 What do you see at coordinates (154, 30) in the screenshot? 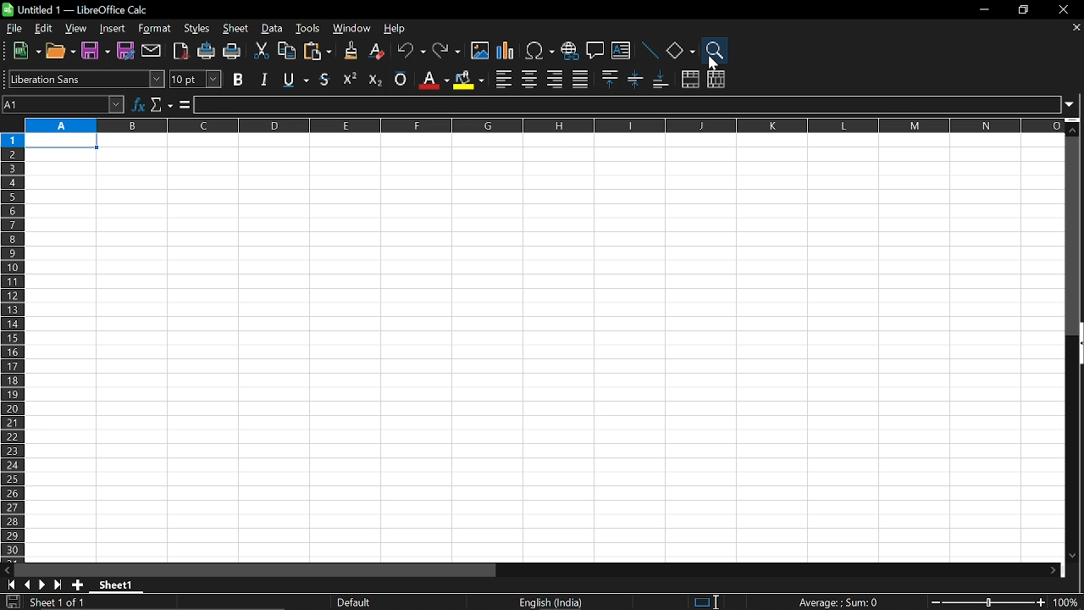
I see `format` at bounding box center [154, 30].